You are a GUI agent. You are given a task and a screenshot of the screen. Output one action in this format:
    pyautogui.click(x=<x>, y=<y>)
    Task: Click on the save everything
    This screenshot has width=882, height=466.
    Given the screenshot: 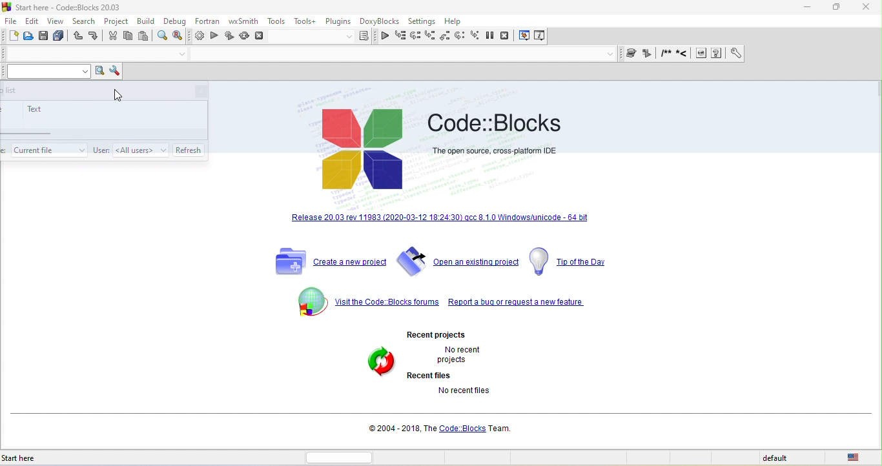 What is the action you would take?
    pyautogui.click(x=60, y=36)
    